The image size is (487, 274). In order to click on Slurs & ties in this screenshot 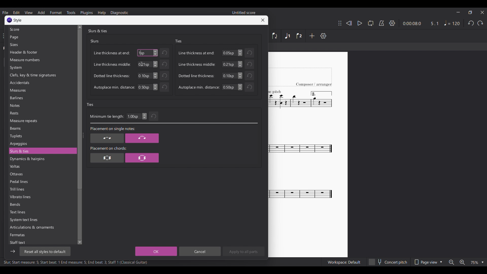, I will do `click(97, 31)`.